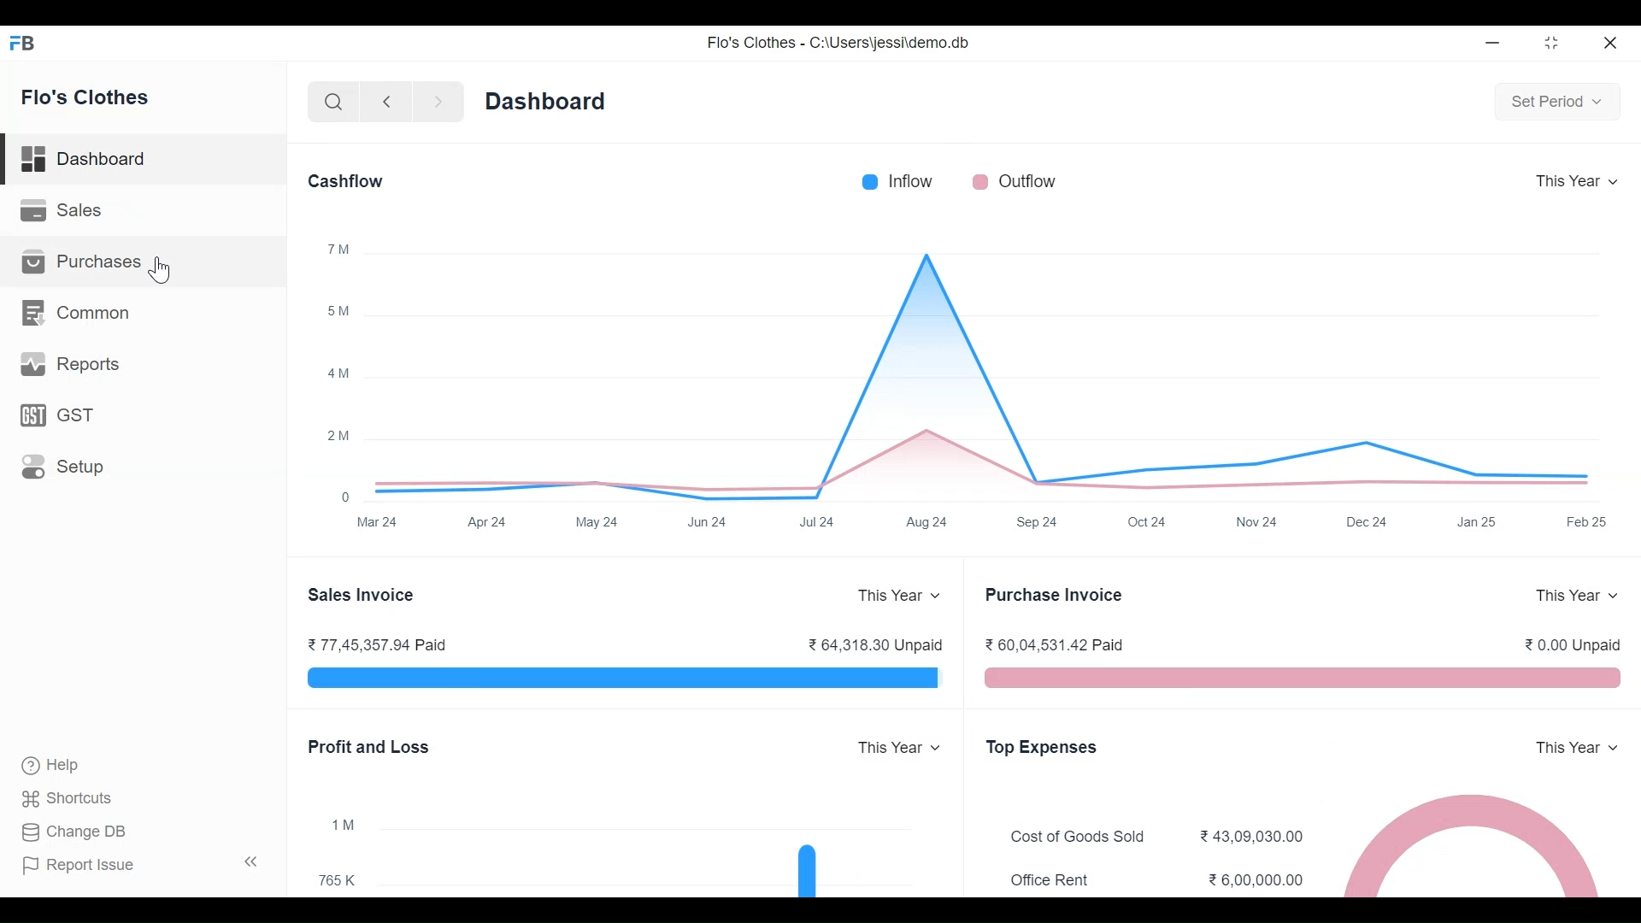 The height and width of the screenshot is (923, 1641). I want to click on Setup, so click(62, 467).